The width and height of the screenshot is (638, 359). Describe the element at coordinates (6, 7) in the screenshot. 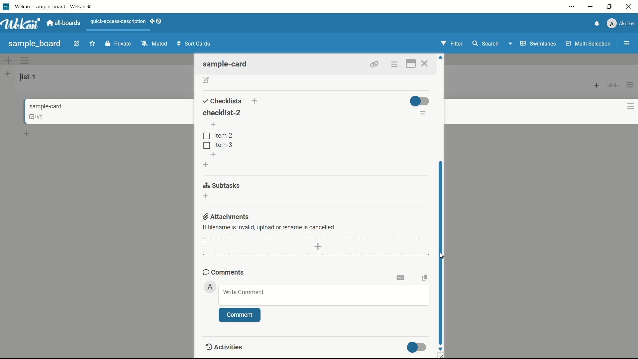

I see `app icon` at that location.